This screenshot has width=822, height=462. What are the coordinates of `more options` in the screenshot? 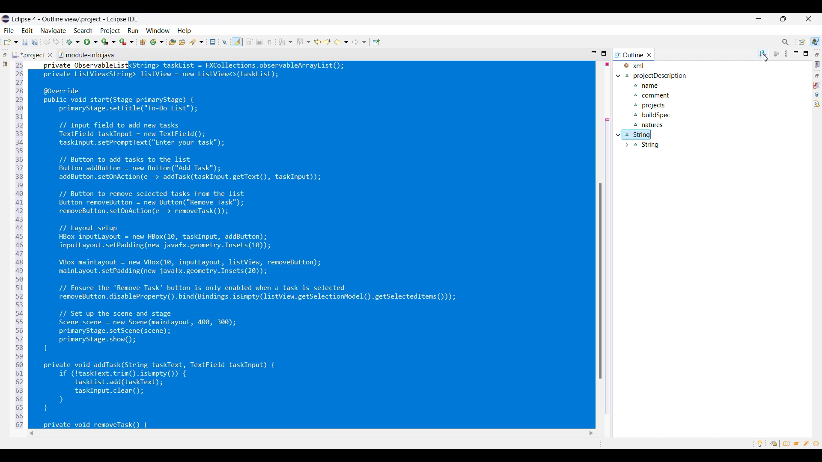 It's located at (787, 55).